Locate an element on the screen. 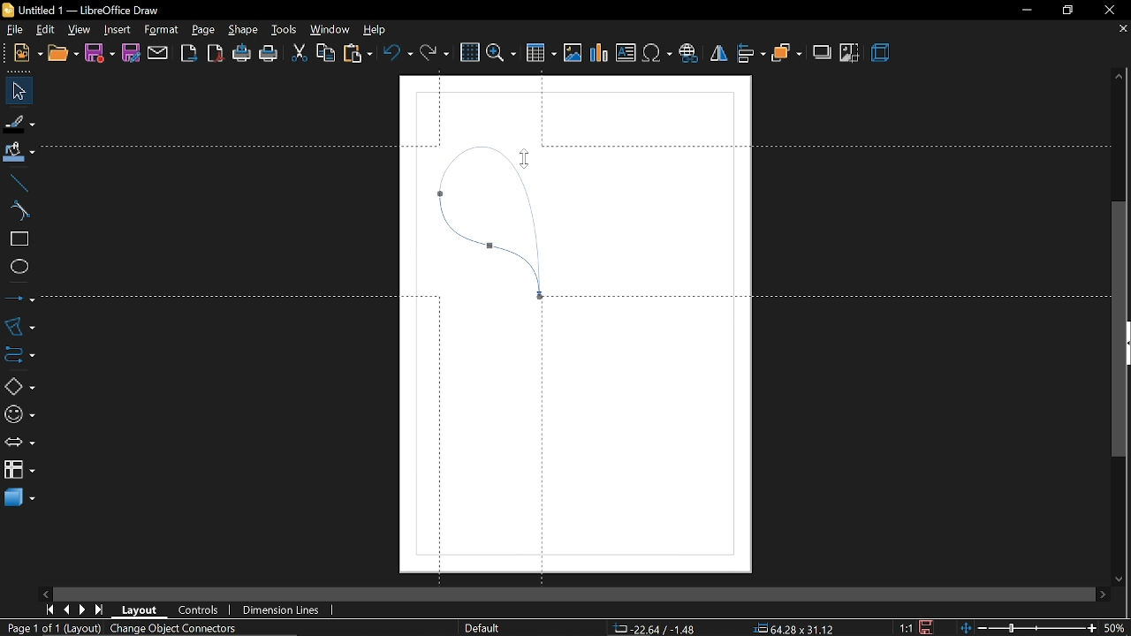 This screenshot has height=636, width=1131. controls is located at coordinates (200, 611).